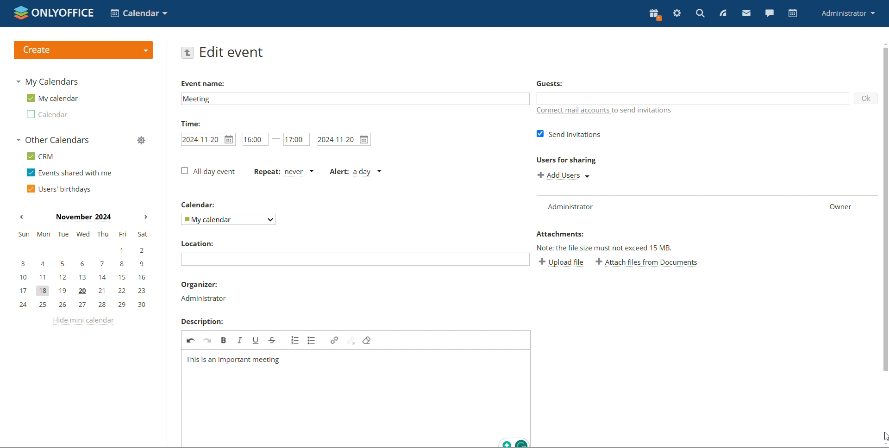  Describe the element at coordinates (256, 341) in the screenshot. I see `underline` at that location.